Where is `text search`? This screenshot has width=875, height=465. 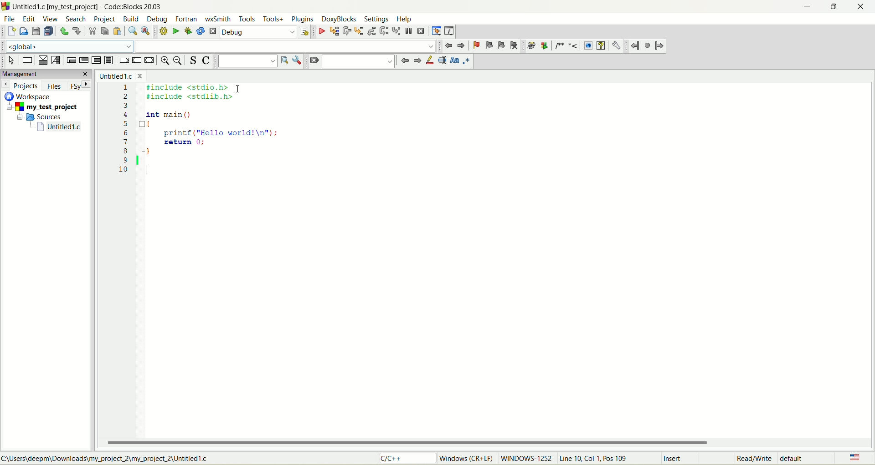
text search is located at coordinates (247, 61).